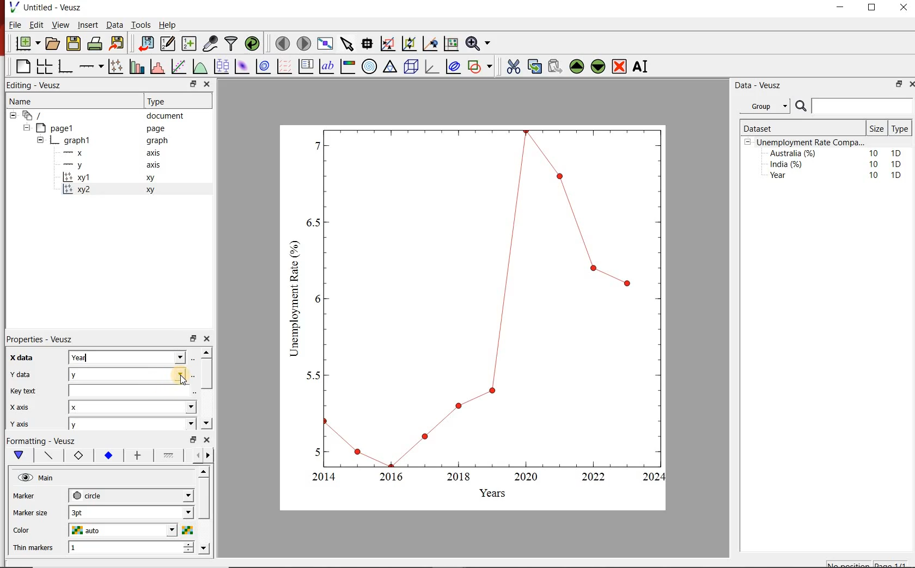 Image resolution: width=915 pixels, height=568 pixels. What do you see at coordinates (898, 84) in the screenshot?
I see `minimise` at bounding box center [898, 84].